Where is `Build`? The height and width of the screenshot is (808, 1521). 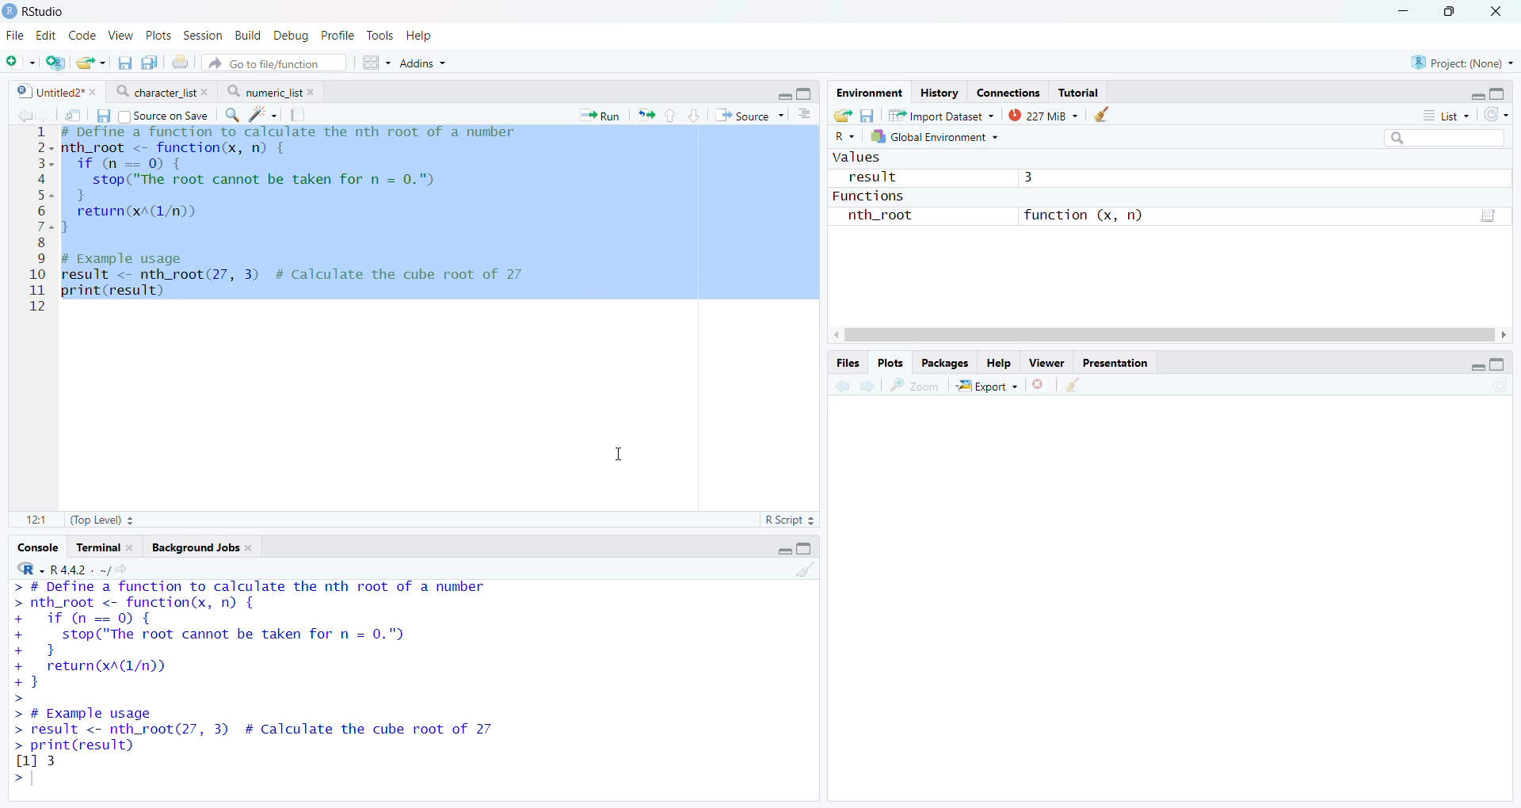
Build is located at coordinates (250, 36).